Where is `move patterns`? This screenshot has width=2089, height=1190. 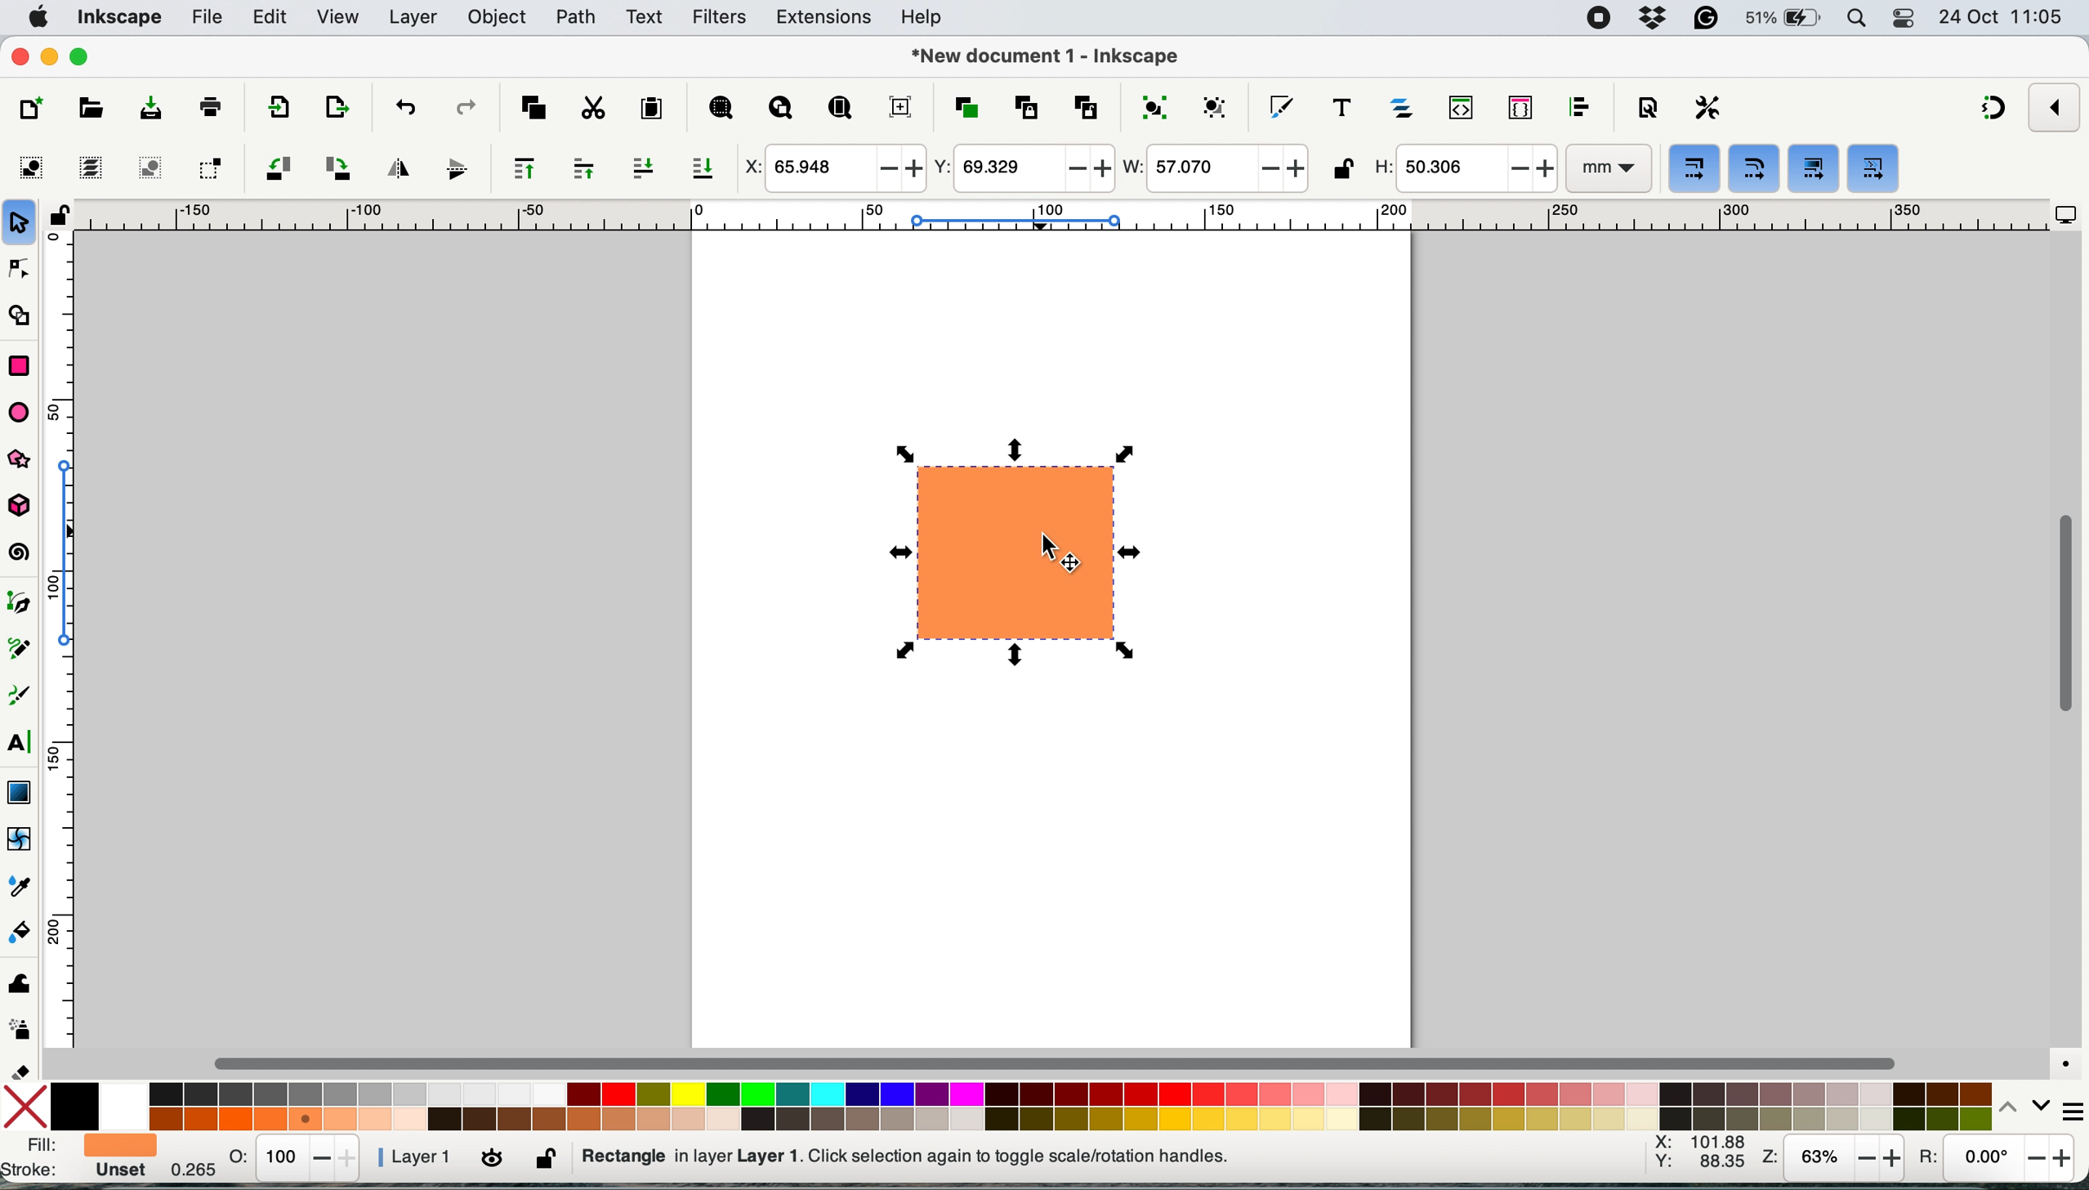
move patterns is located at coordinates (1873, 170).